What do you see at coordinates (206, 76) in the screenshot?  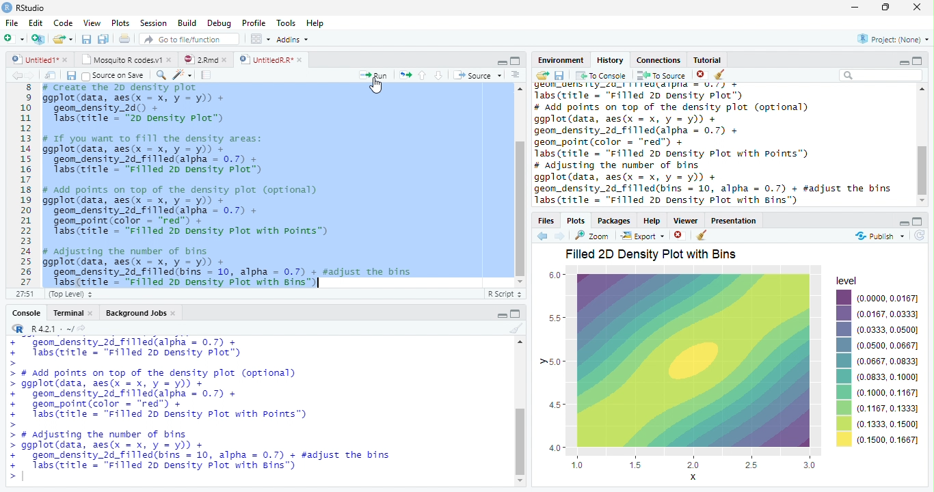 I see `compile report` at bounding box center [206, 76].